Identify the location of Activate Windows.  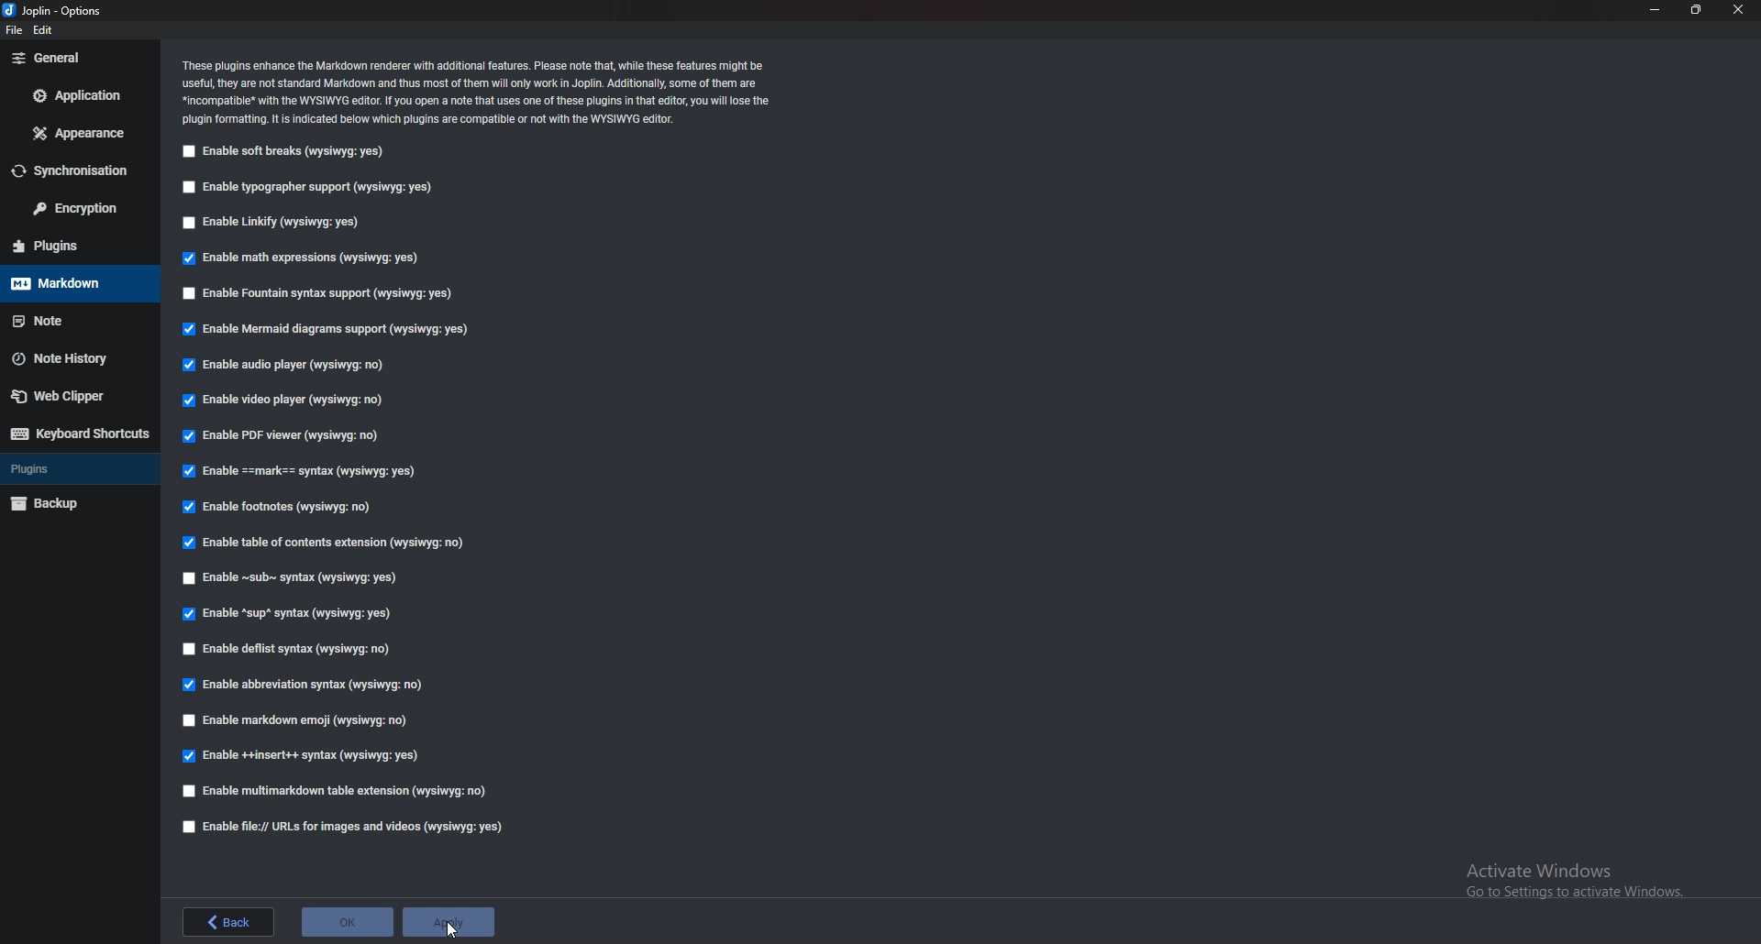
(1576, 875).